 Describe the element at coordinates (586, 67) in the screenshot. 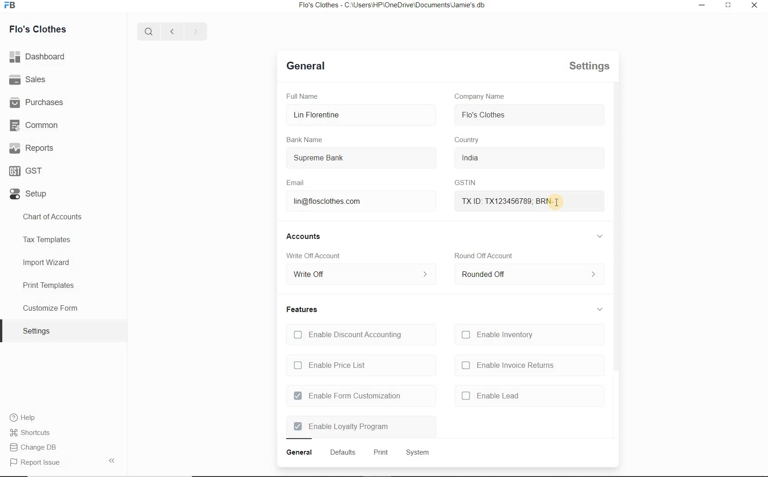

I see `settings` at that location.